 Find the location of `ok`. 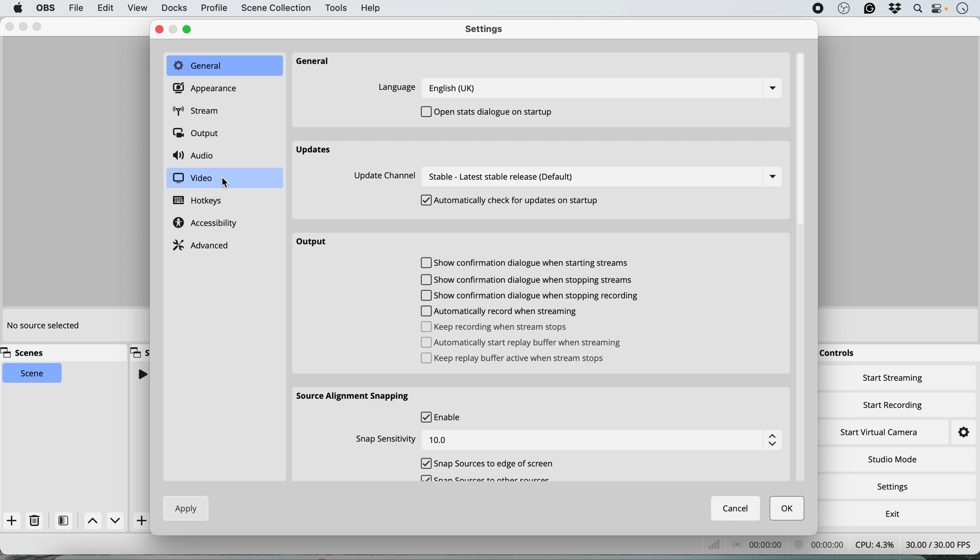

ok is located at coordinates (788, 509).